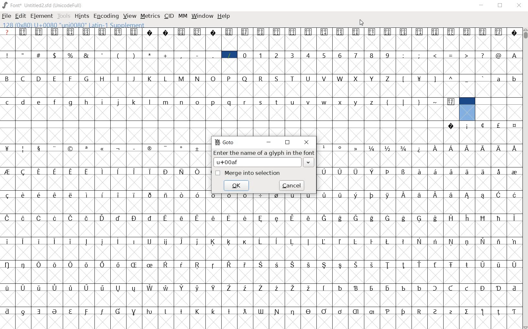  I want to click on v, so click(308, 102).